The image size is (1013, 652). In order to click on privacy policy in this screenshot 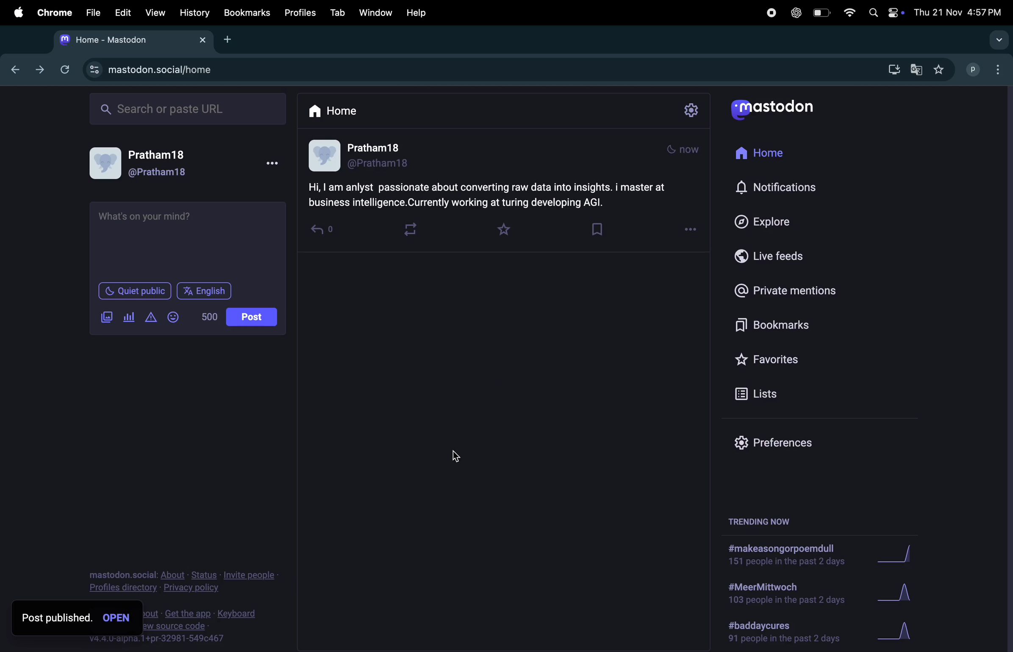, I will do `click(184, 583)`.